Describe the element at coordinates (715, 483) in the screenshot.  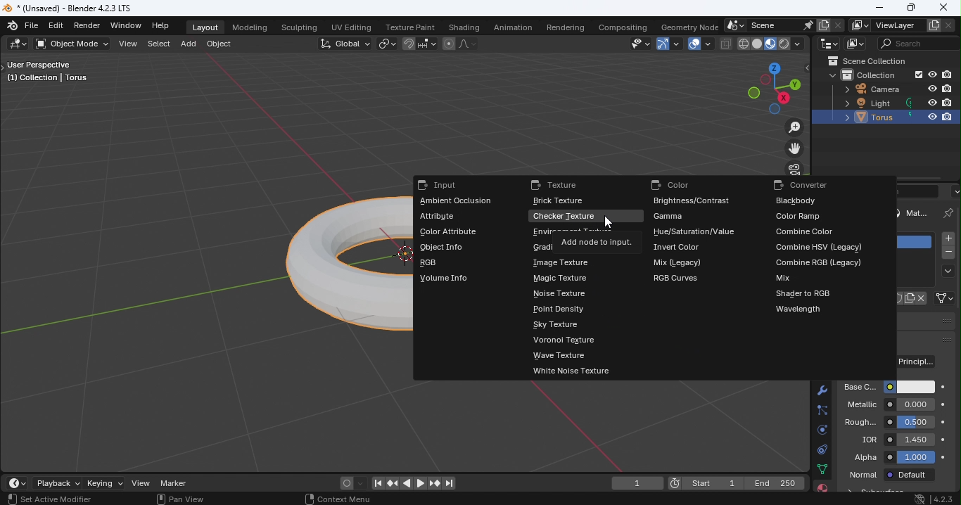
I see `Start 1` at that location.